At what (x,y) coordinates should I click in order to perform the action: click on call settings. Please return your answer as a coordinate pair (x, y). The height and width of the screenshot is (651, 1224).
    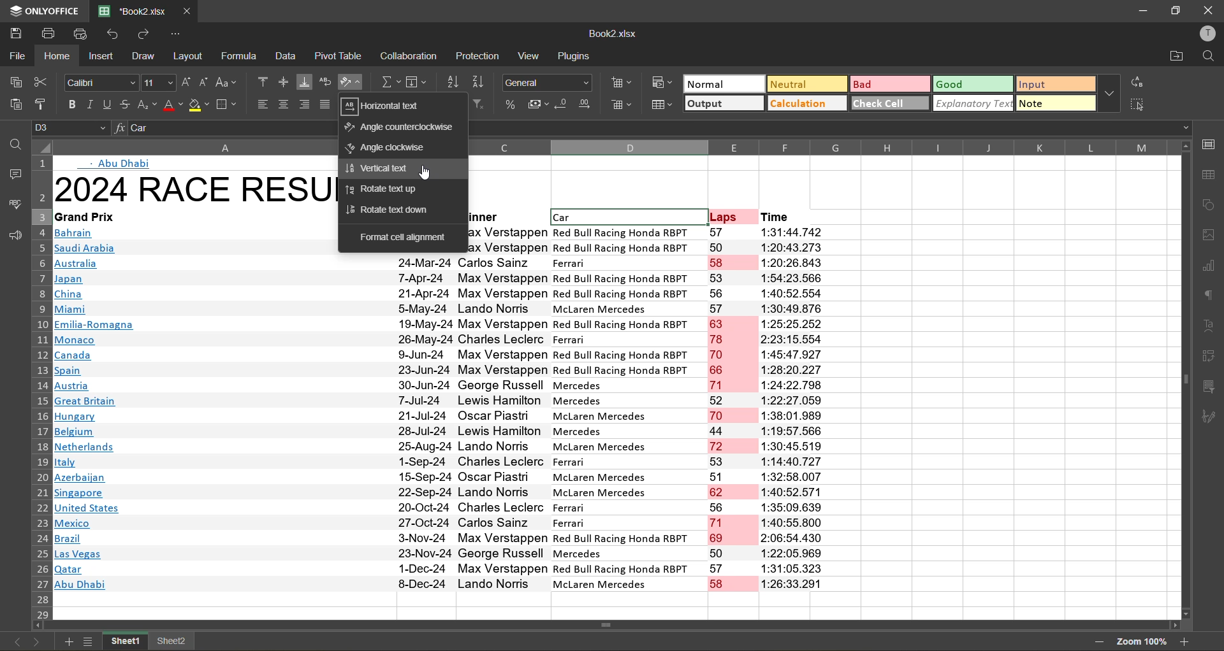
    Looking at the image, I should click on (1210, 146).